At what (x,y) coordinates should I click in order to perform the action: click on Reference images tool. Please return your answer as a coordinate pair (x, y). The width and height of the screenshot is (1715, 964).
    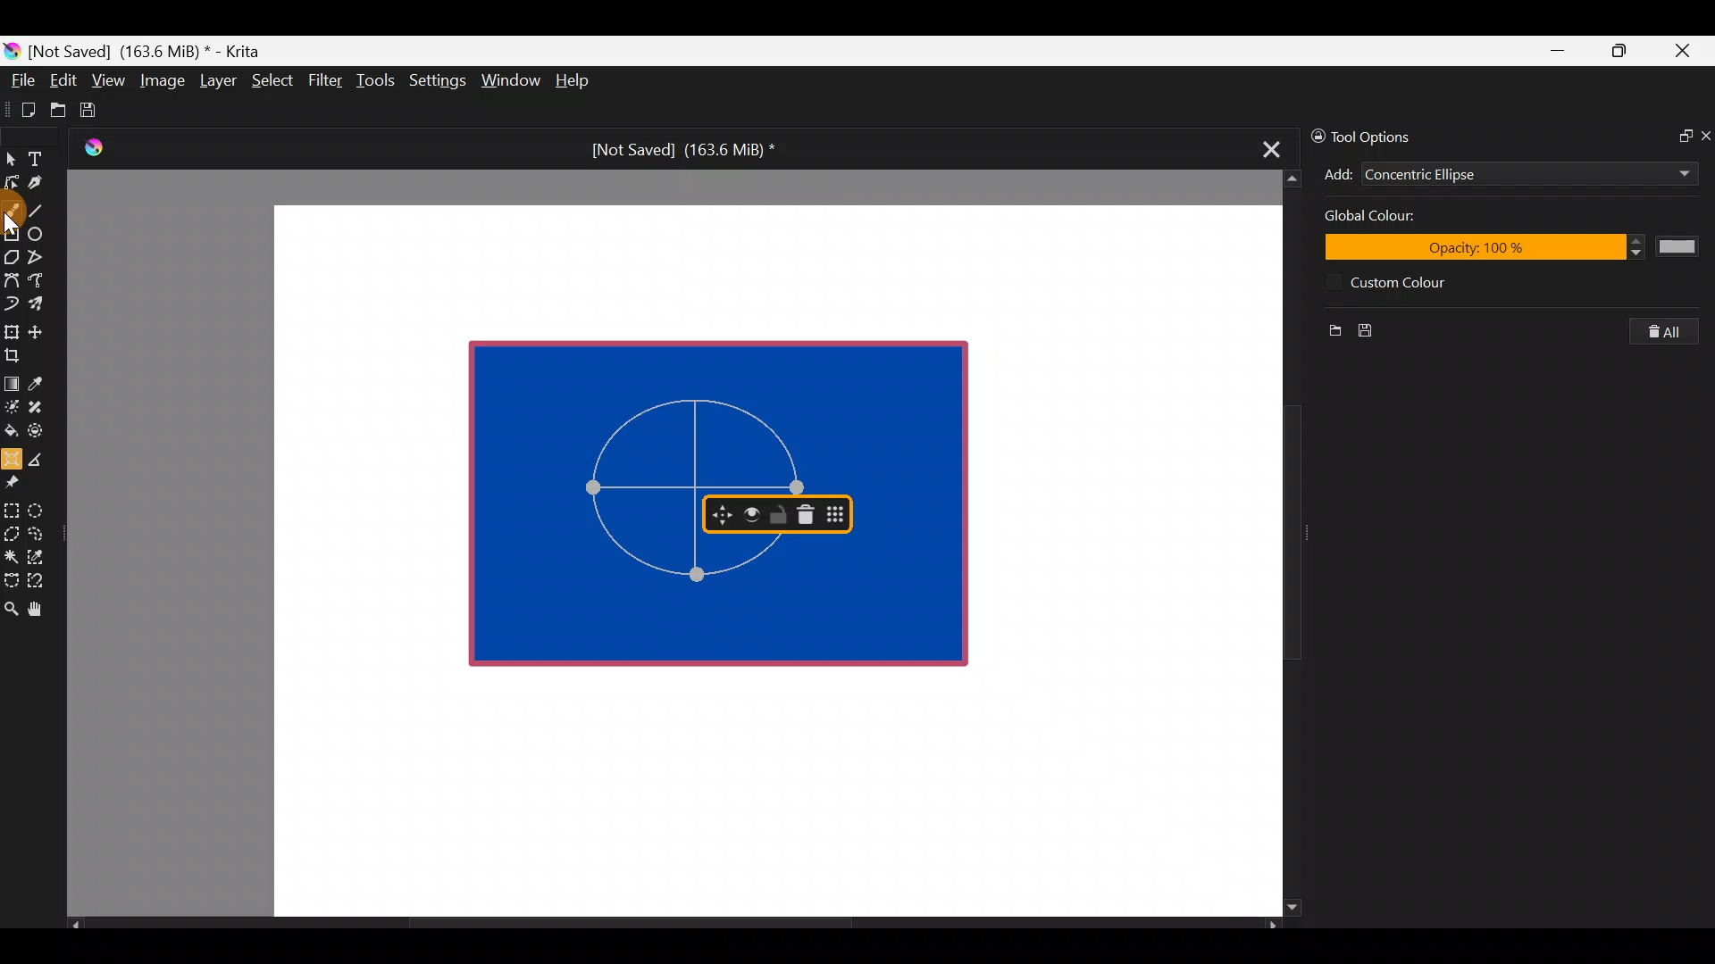
    Looking at the image, I should click on (18, 480).